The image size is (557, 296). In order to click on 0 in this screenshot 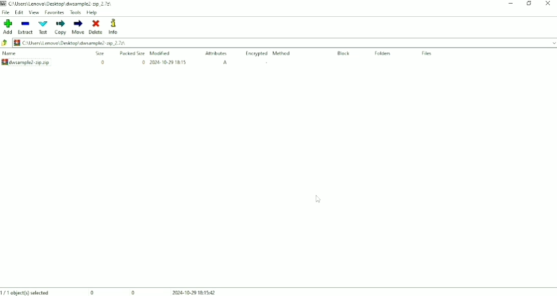, I will do `click(102, 62)`.